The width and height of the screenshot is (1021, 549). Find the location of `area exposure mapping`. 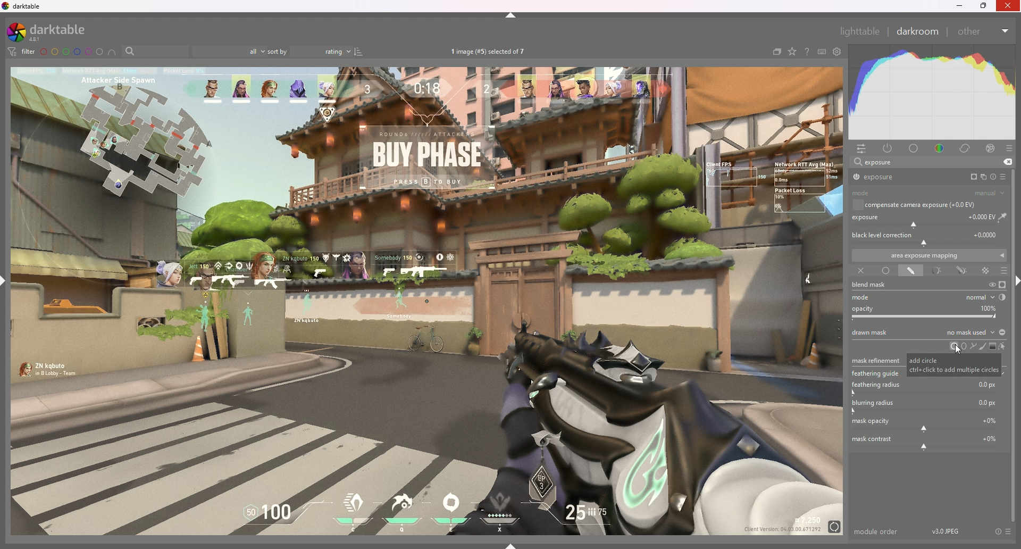

area exposure mapping is located at coordinates (929, 255).